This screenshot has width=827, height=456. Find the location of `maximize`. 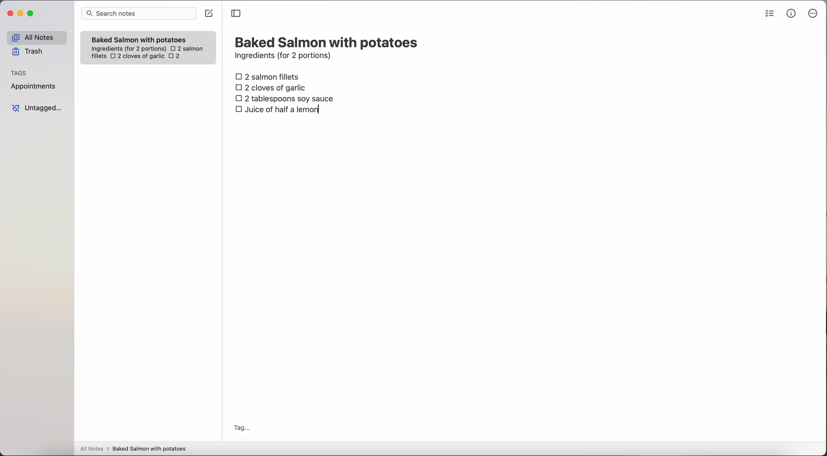

maximize is located at coordinates (31, 13).